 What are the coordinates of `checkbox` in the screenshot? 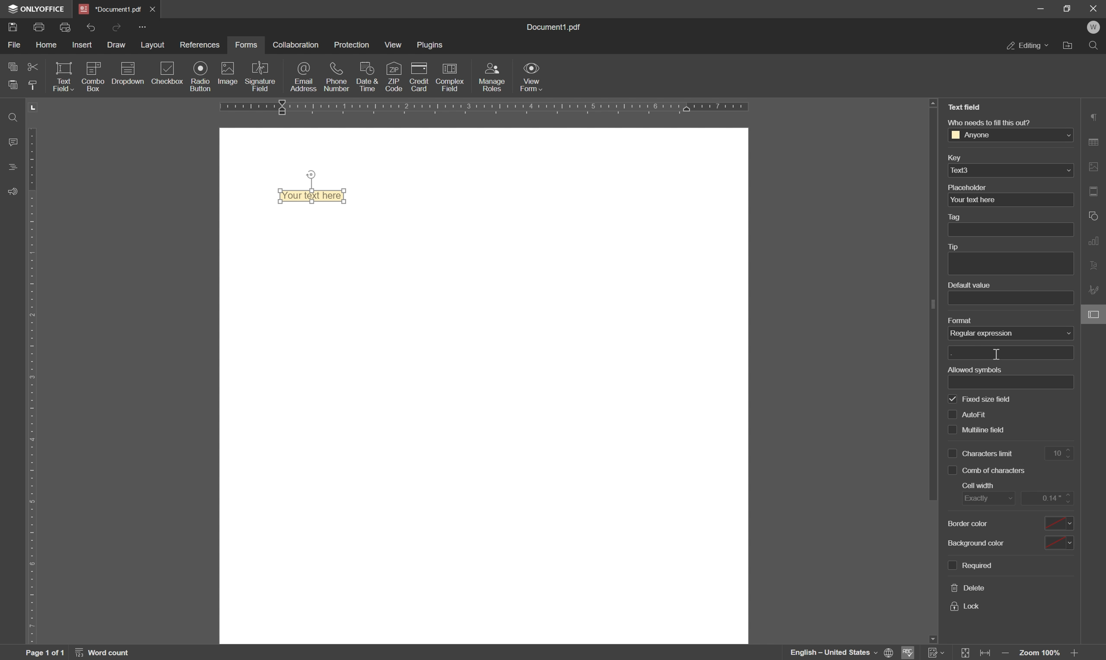 It's located at (168, 73).